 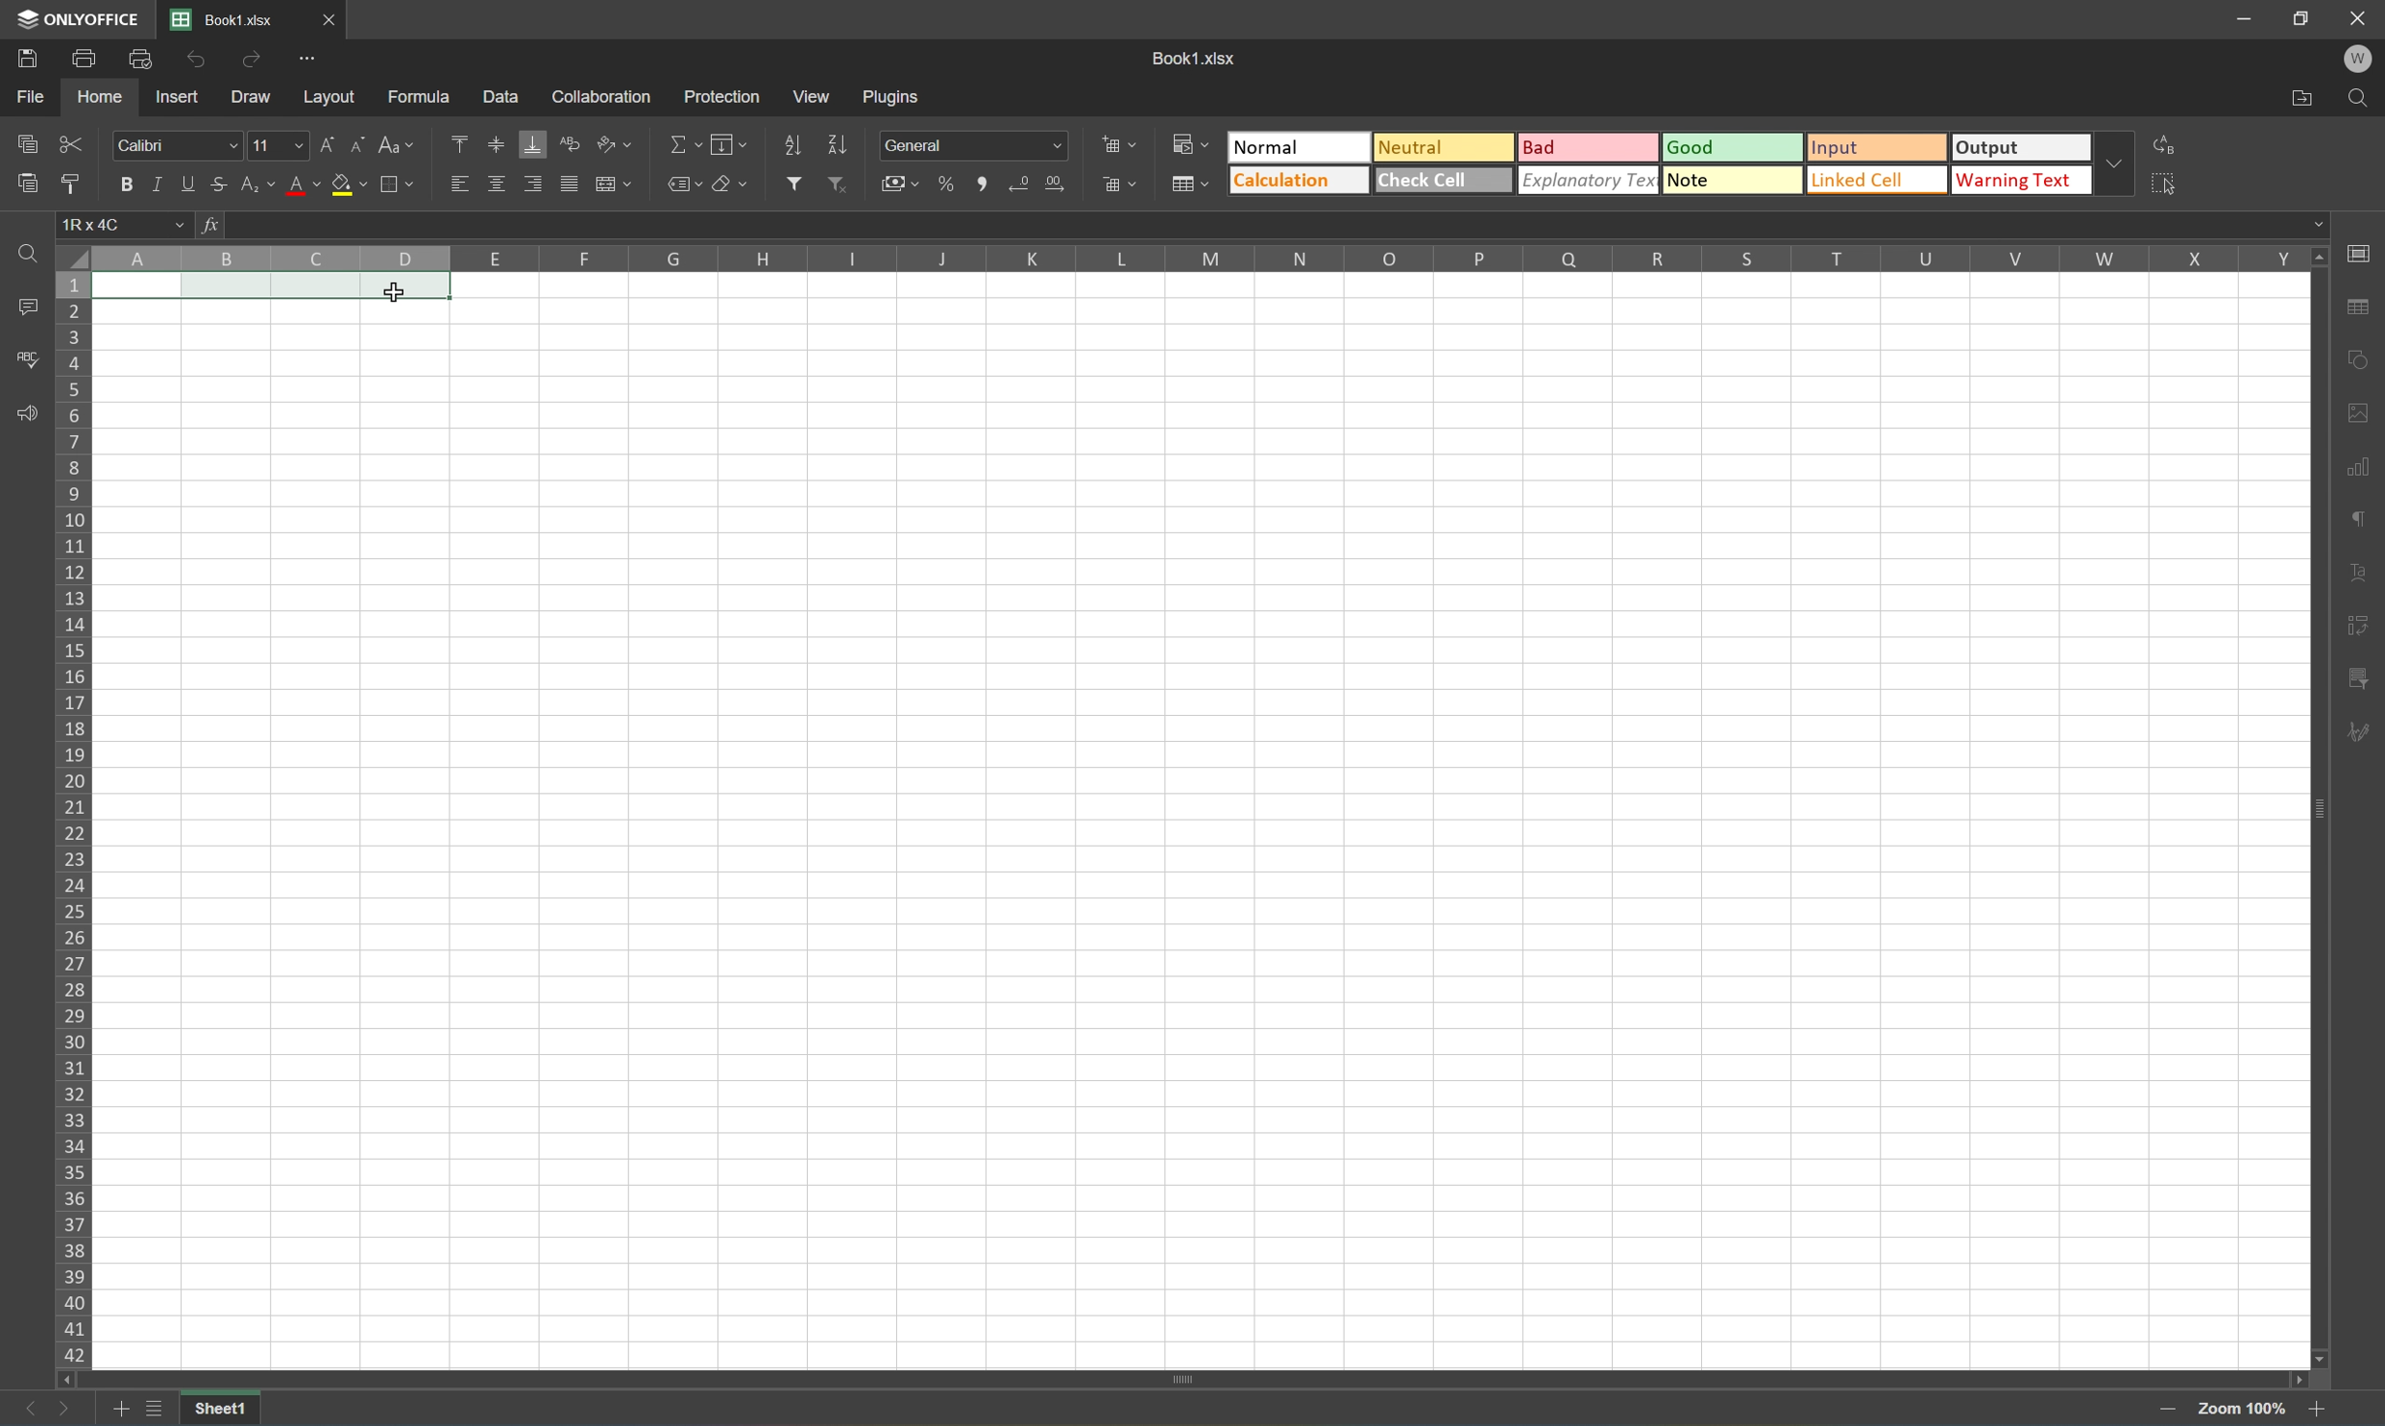 I want to click on Open file location, so click(x=2302, y=97).